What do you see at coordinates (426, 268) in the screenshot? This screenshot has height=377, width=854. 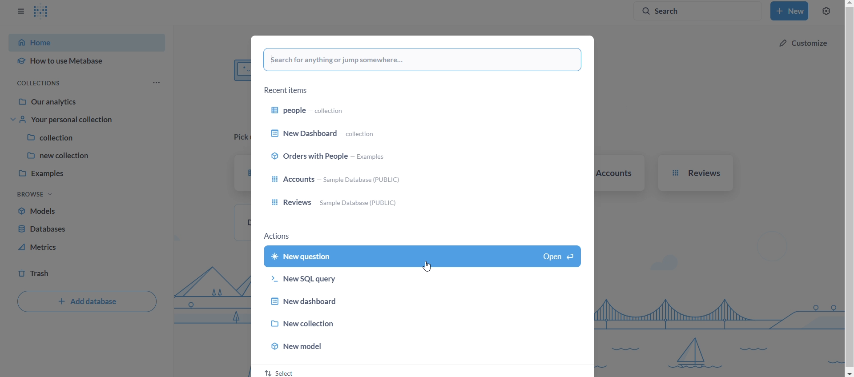 I see `Cursor` at bounding box center [426, 268].